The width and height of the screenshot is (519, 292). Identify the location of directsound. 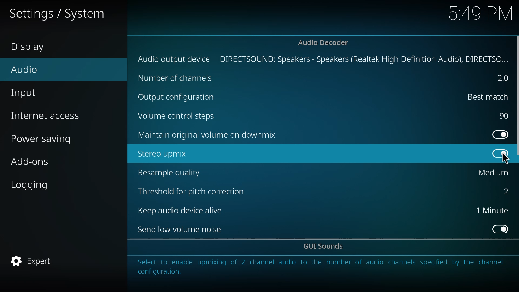
(364, 58).